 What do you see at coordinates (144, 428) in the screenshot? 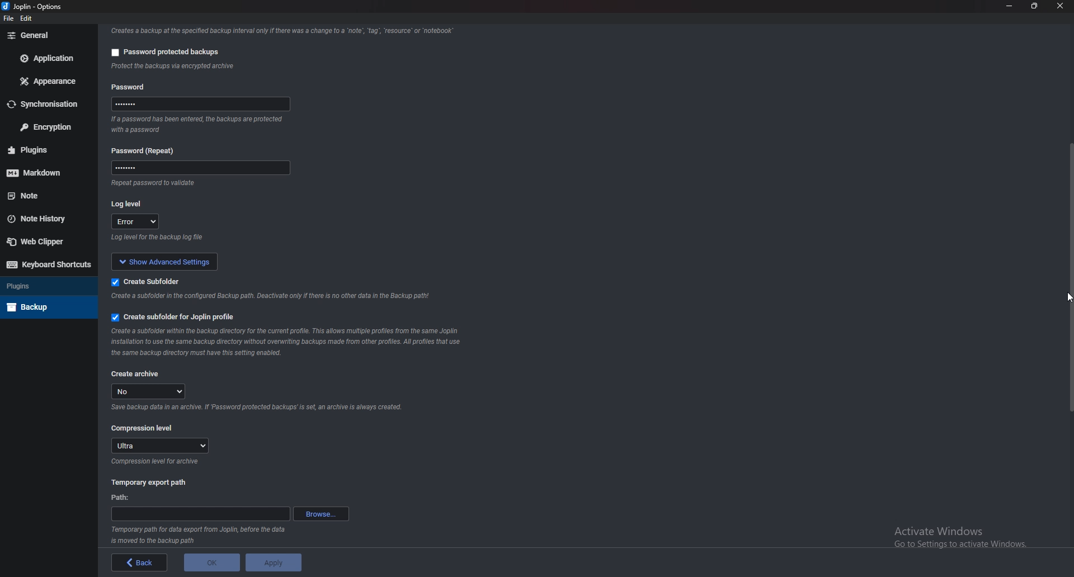
I see `Compression level` at bounding box center [144, 428].